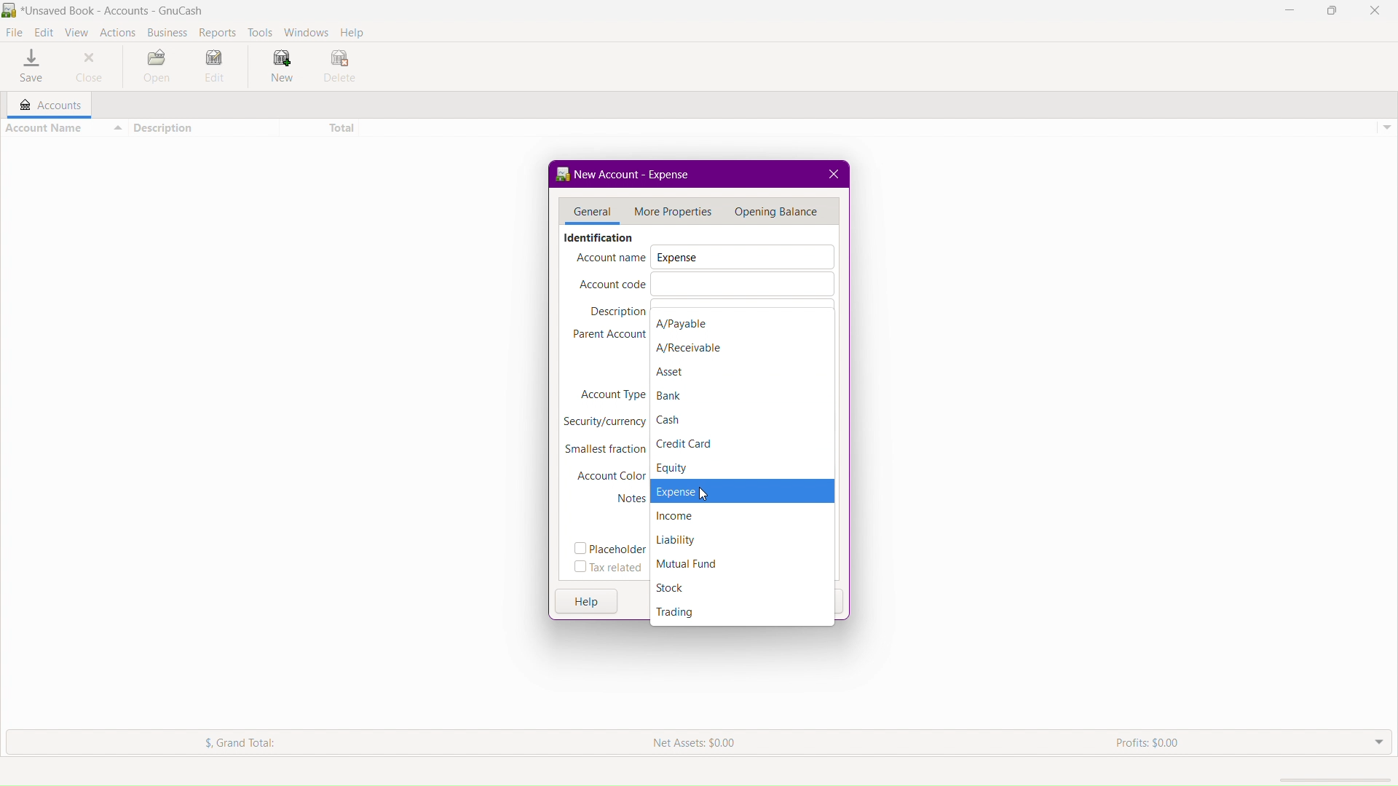 This screenshot has height=786, width=1398. Describe the element at coordinates (706, 321) in the screenshot. I see `A/Payable` at that location.